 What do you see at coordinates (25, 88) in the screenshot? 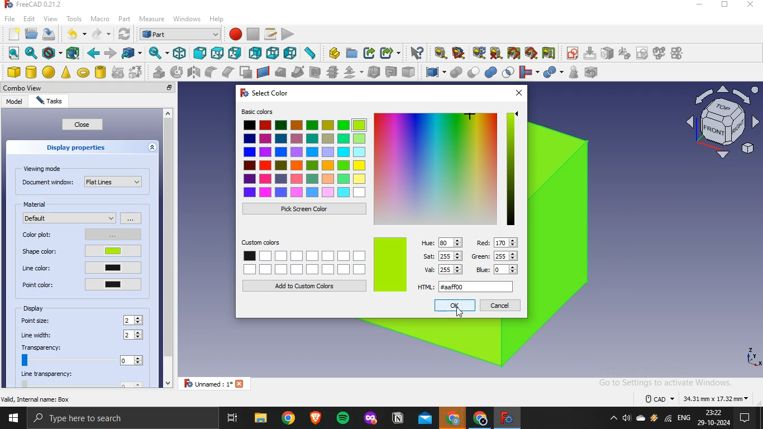
I see `combo view` at bounding box center [25, 88].